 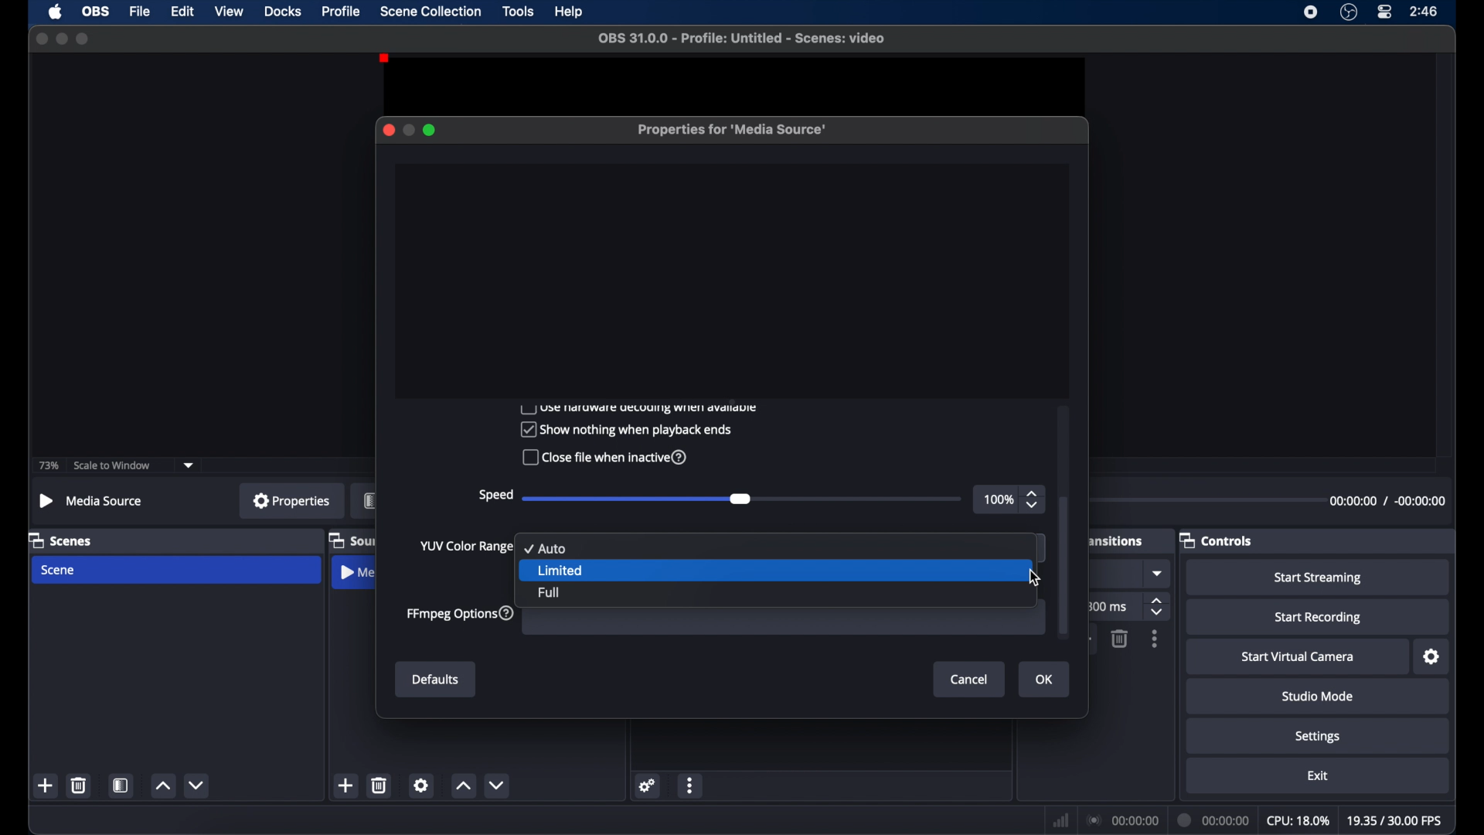 I want to click on limited, so click(x=561, y=570).